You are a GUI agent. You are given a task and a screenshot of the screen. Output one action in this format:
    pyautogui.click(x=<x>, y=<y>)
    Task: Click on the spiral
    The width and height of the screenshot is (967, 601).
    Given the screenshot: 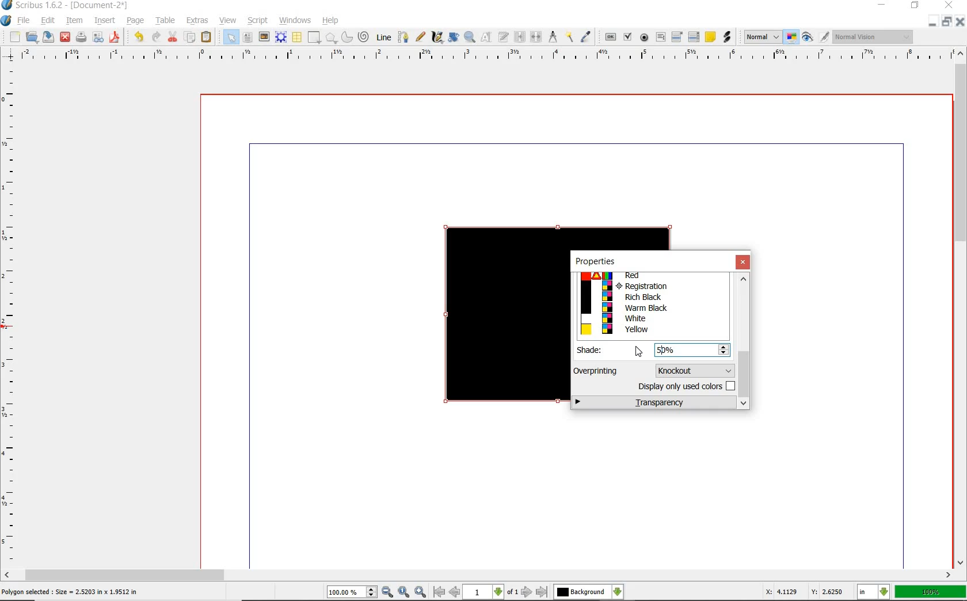 What is the action you would take?
    pyautogui.click(x=365, y=38)
    